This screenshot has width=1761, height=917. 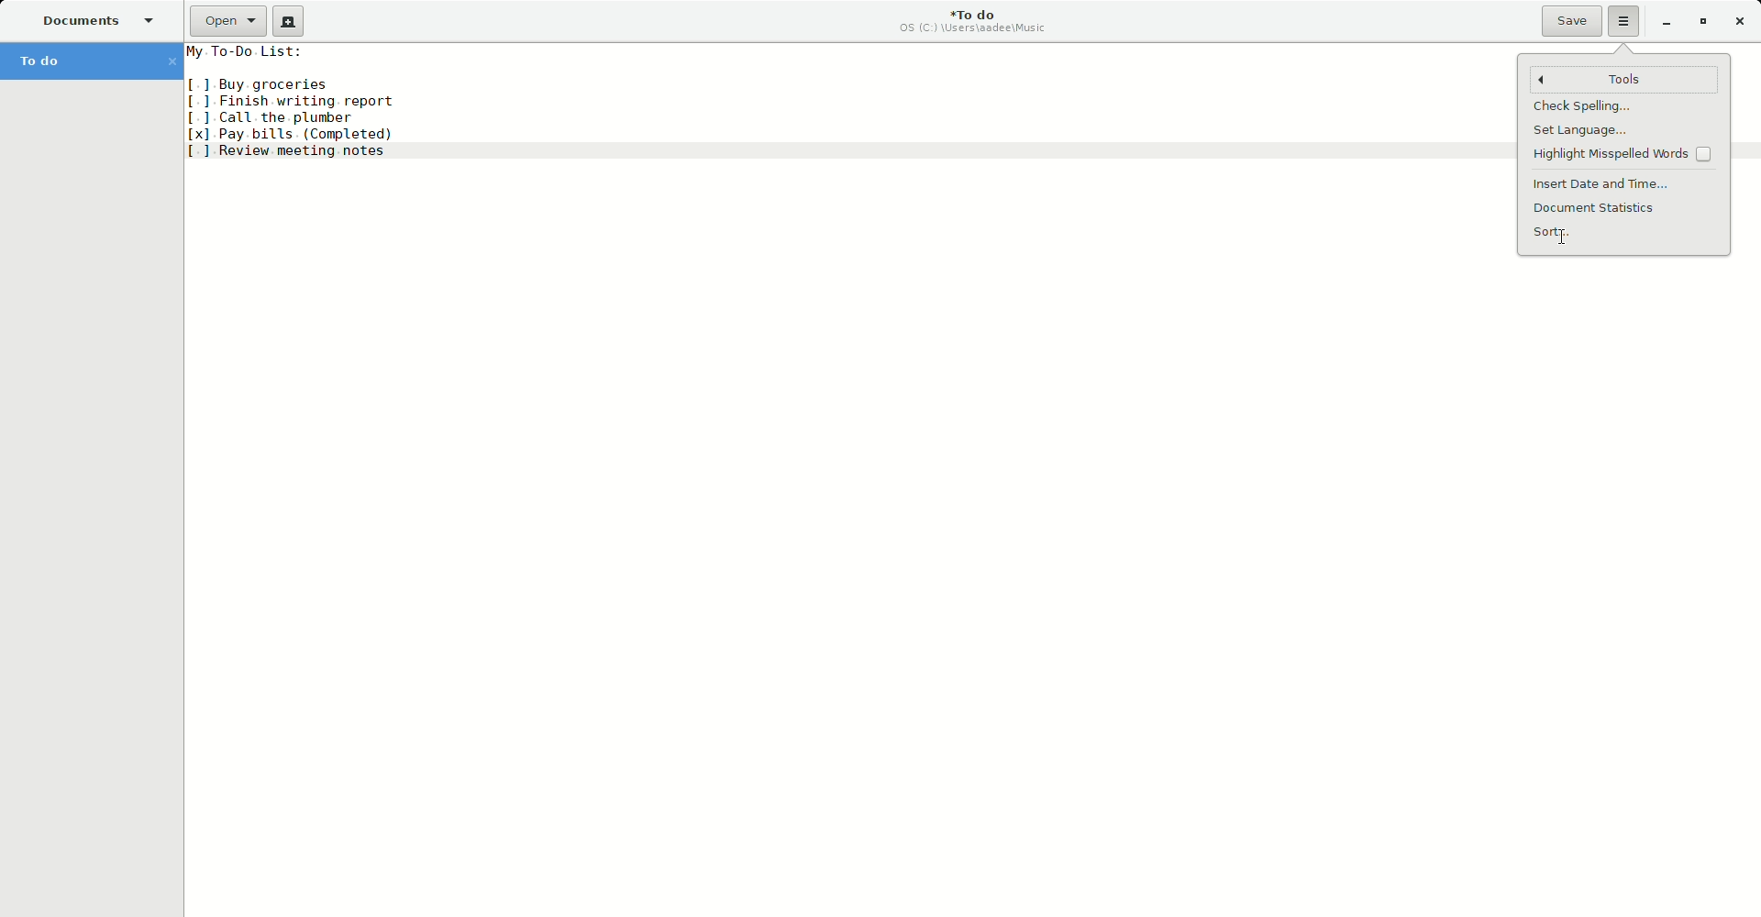 I want to click on Document statistics, so click(x=1605, y=207).